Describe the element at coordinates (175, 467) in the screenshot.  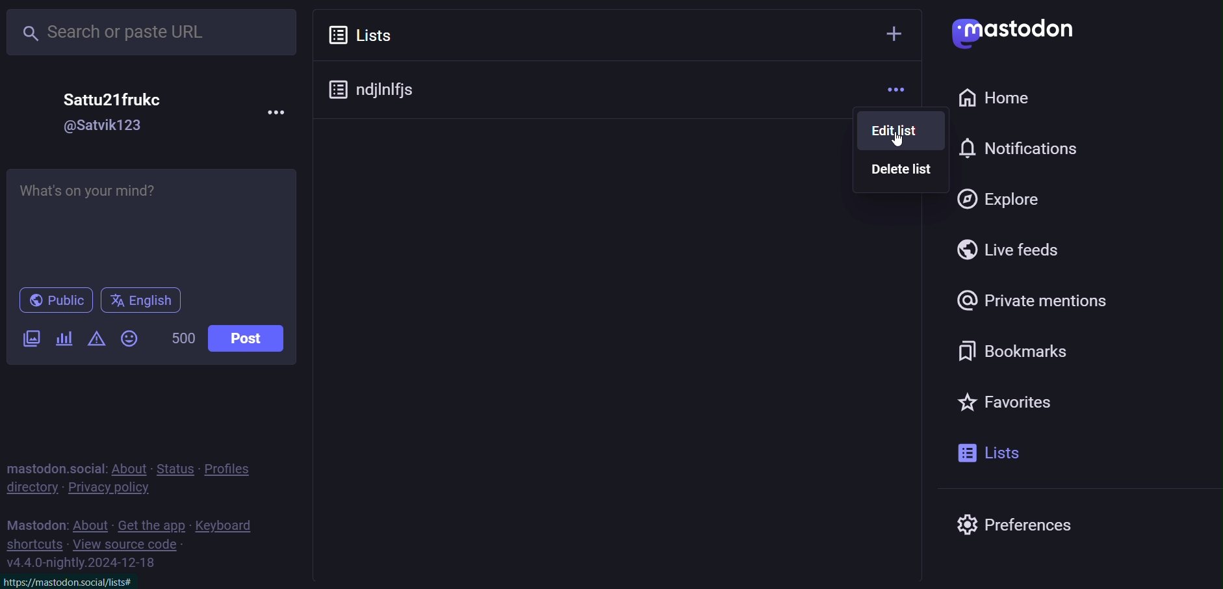
I see `status` at that location.